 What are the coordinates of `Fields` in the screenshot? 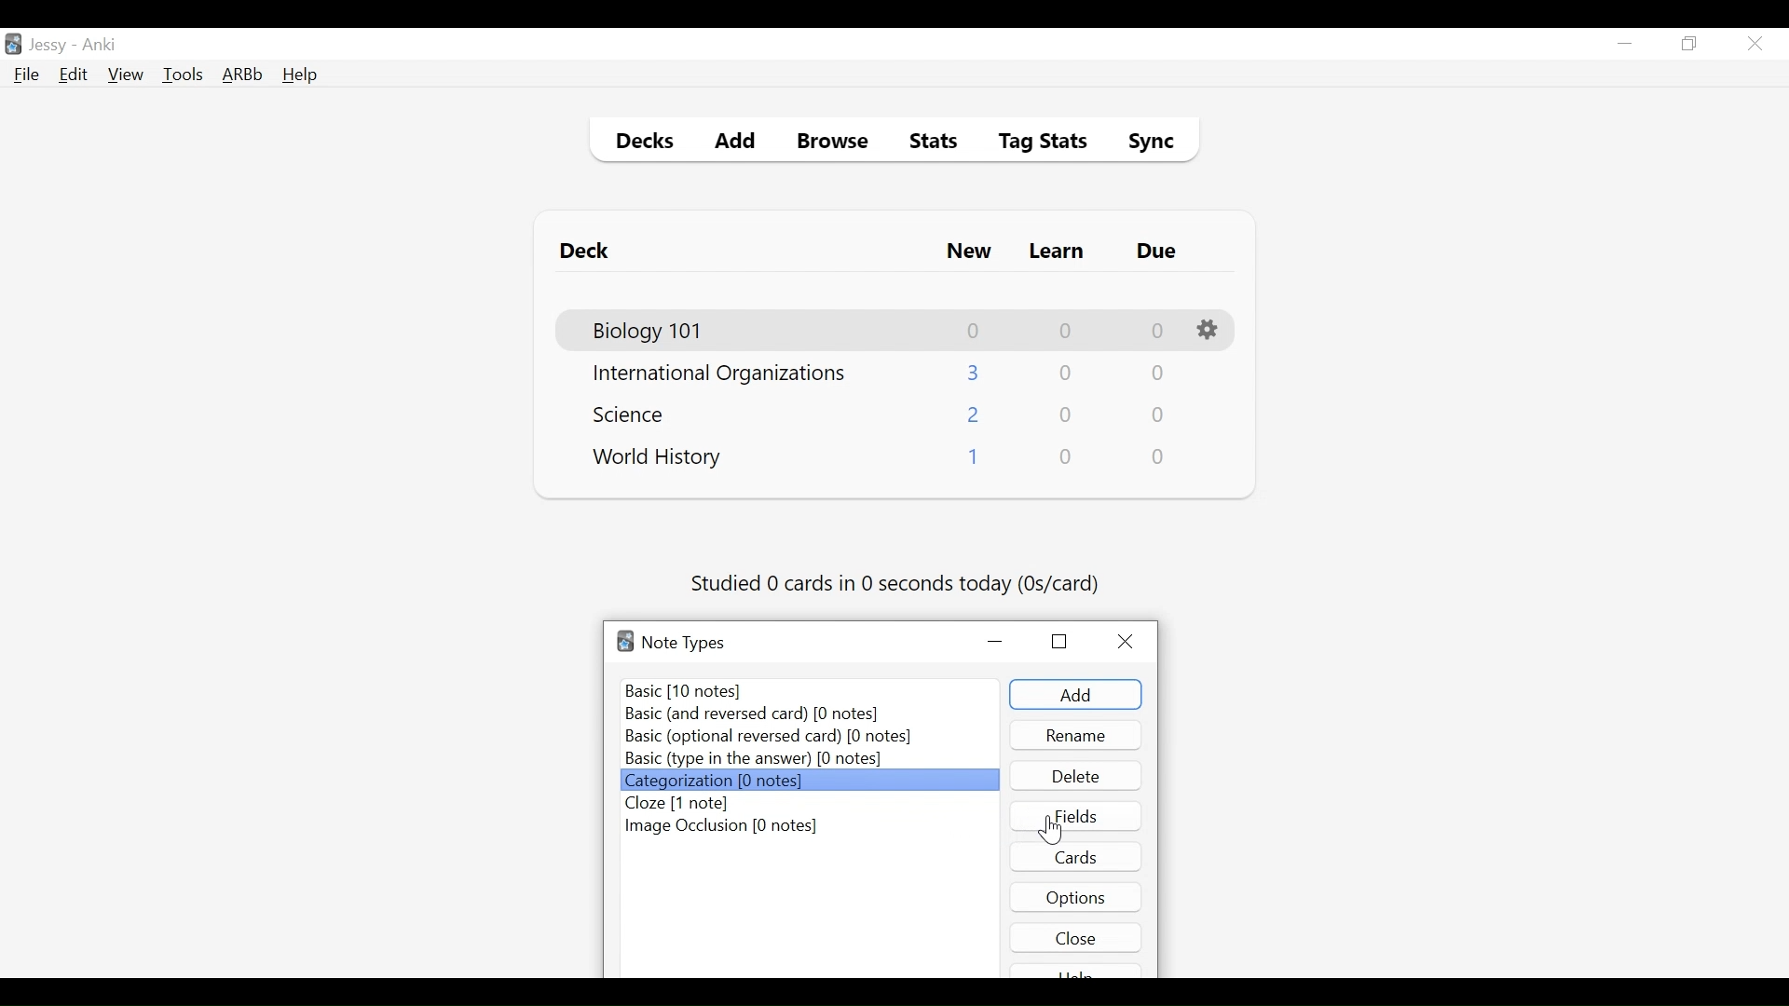 It's located at (1076, 815).